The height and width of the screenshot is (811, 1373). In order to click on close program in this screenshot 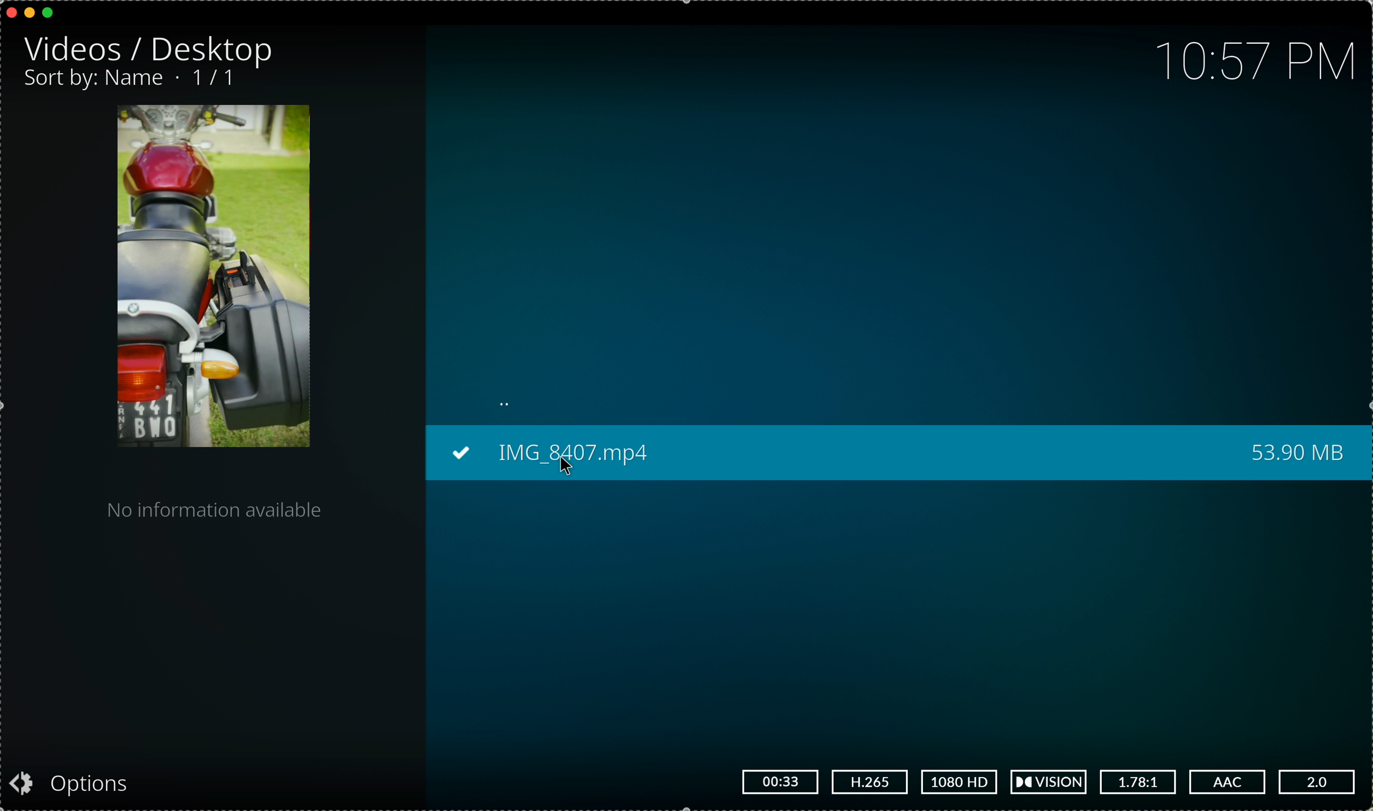, I will do `click(9, 11)`.